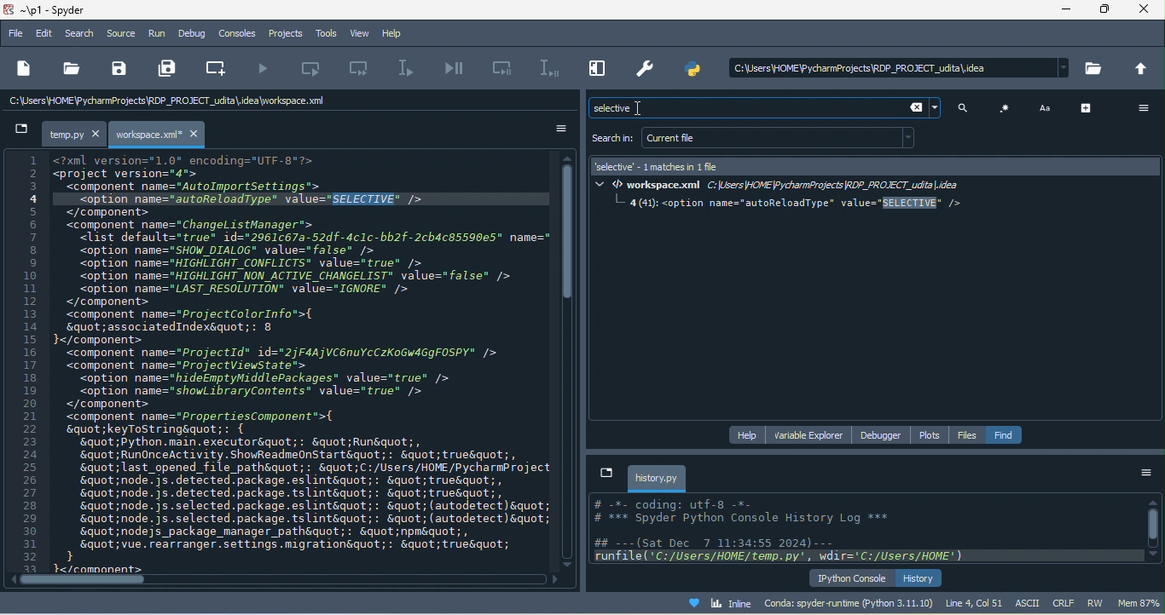  I want to click on conda spyder runtime, so click(849, 603).